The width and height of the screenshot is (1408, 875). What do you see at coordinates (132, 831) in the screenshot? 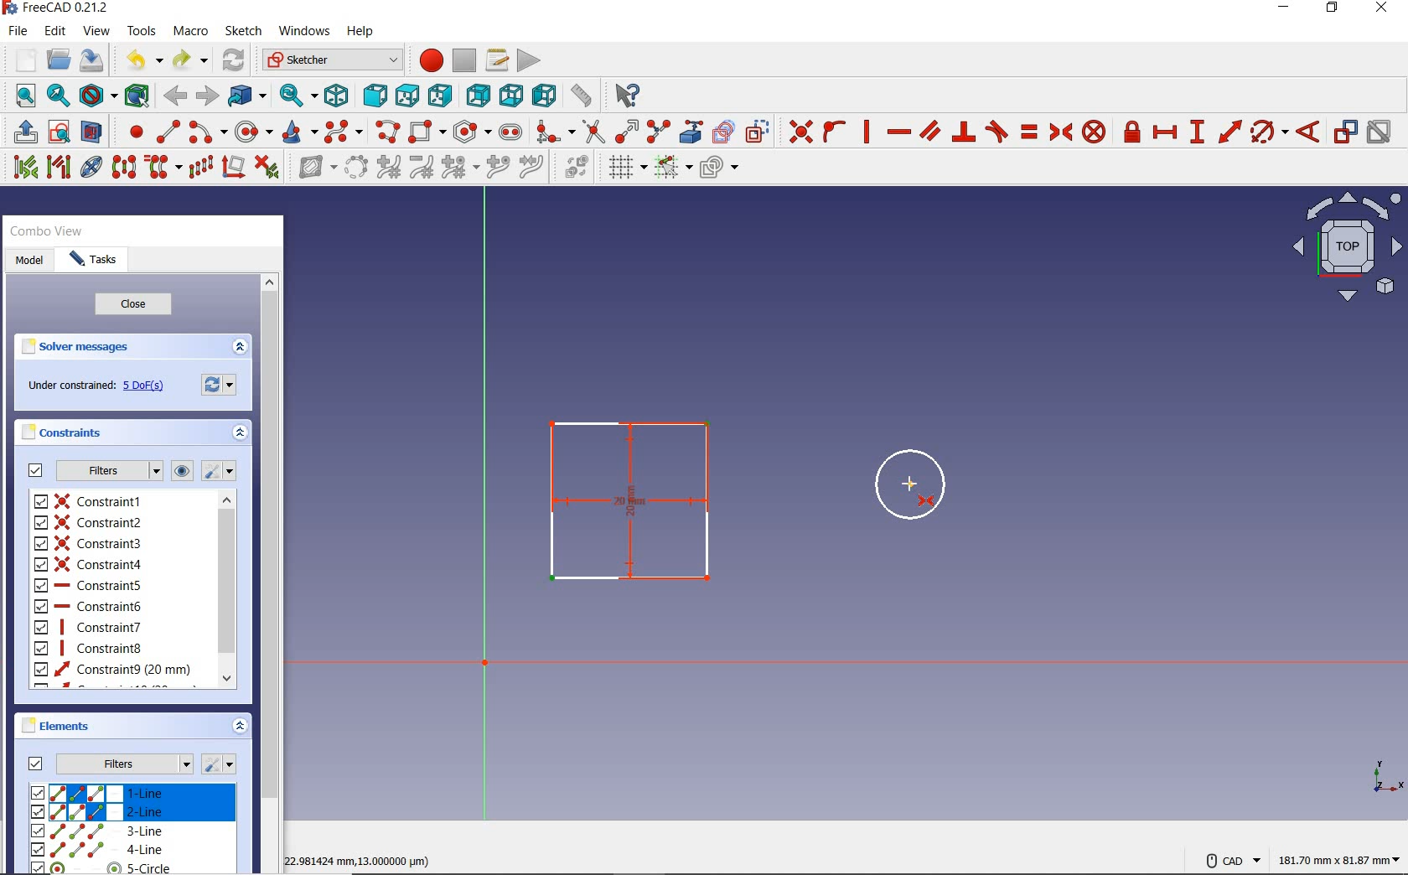
I see `3-line` at bounding box center [132, 831].